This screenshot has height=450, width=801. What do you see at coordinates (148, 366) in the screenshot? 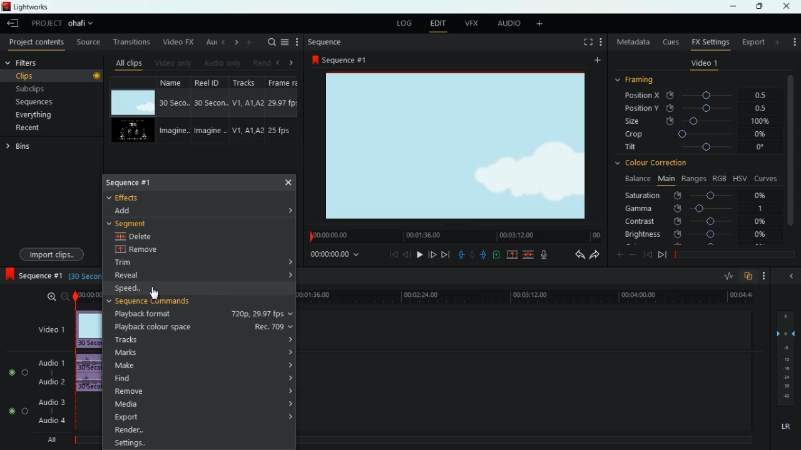
I see `make` at bounding box center [148, 366].